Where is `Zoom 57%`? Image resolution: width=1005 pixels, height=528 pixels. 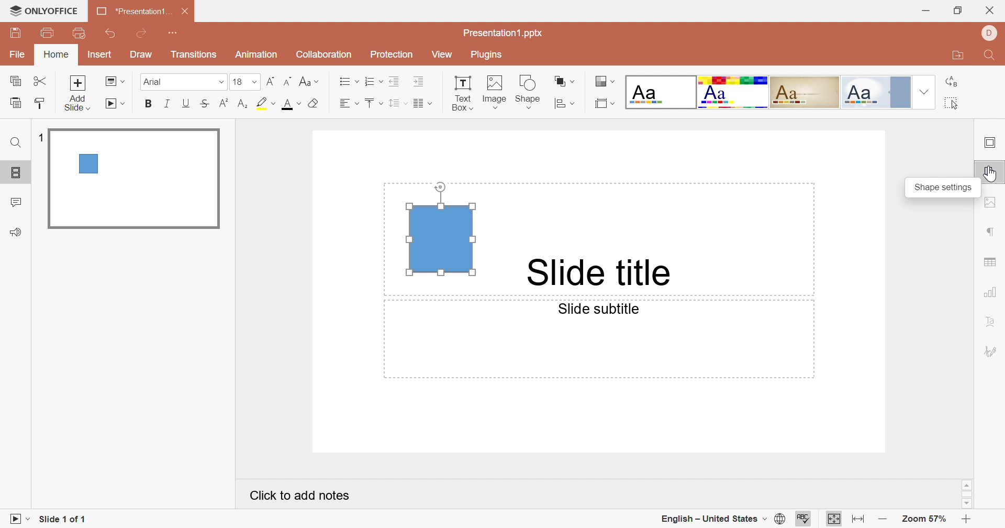 Zoom 57% is located at coordinates (925, 519).